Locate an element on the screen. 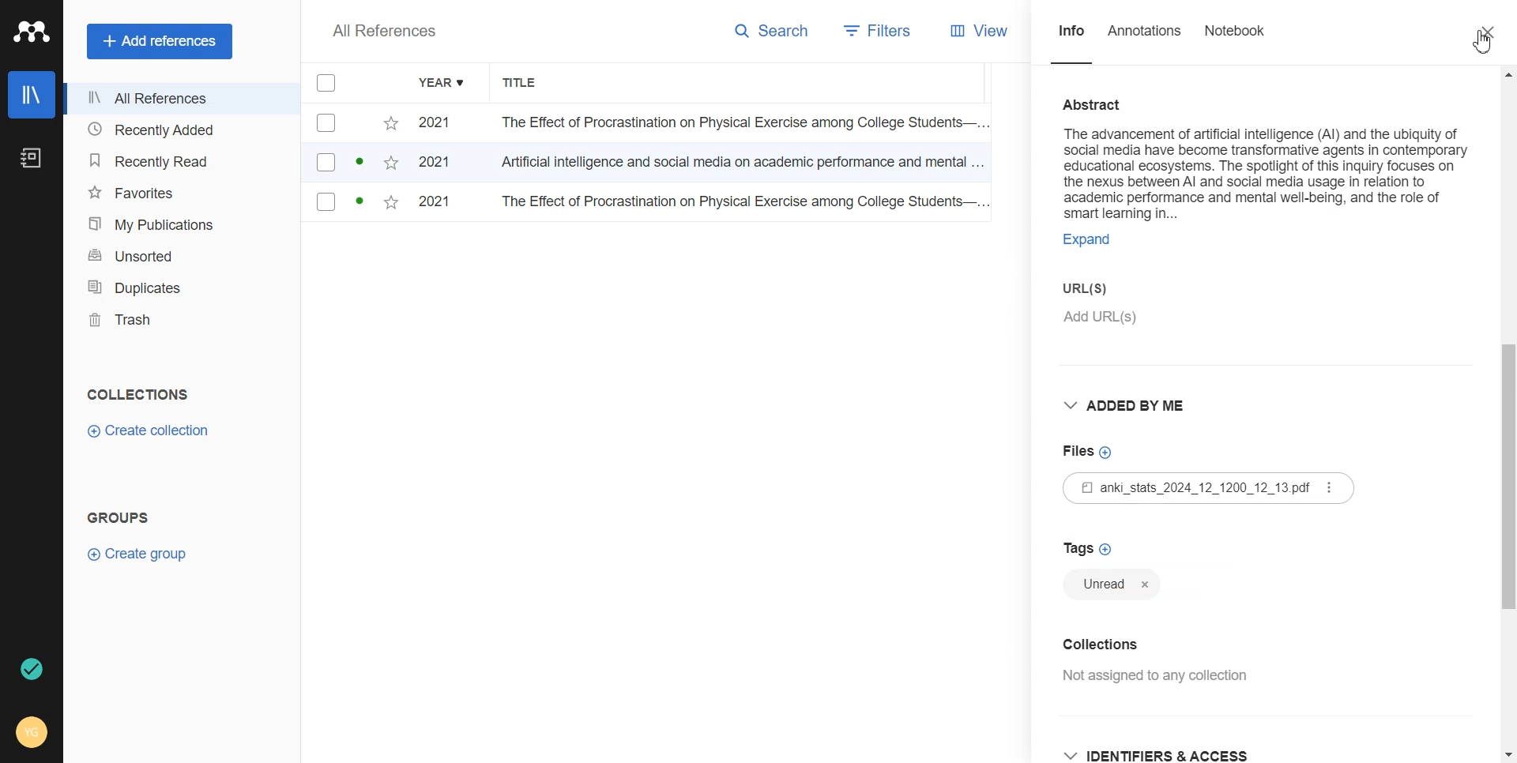  Add references is located at coordinates (161, 41).